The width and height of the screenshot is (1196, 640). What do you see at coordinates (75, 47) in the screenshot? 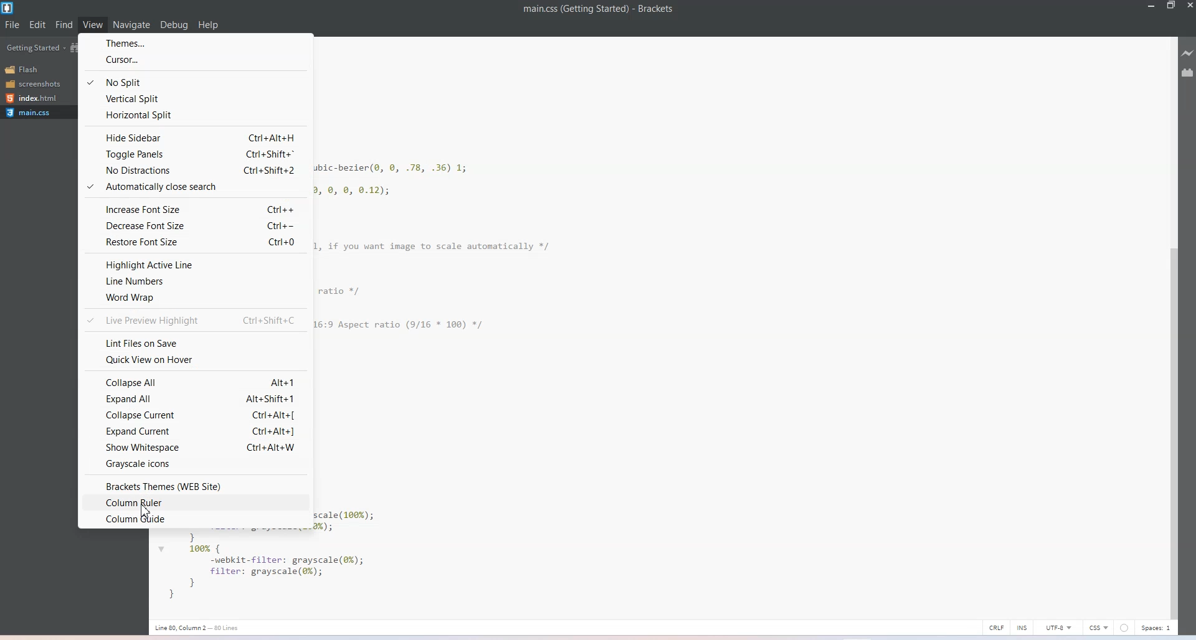
I see `Show in file tree` at bounding box center [75, 47].